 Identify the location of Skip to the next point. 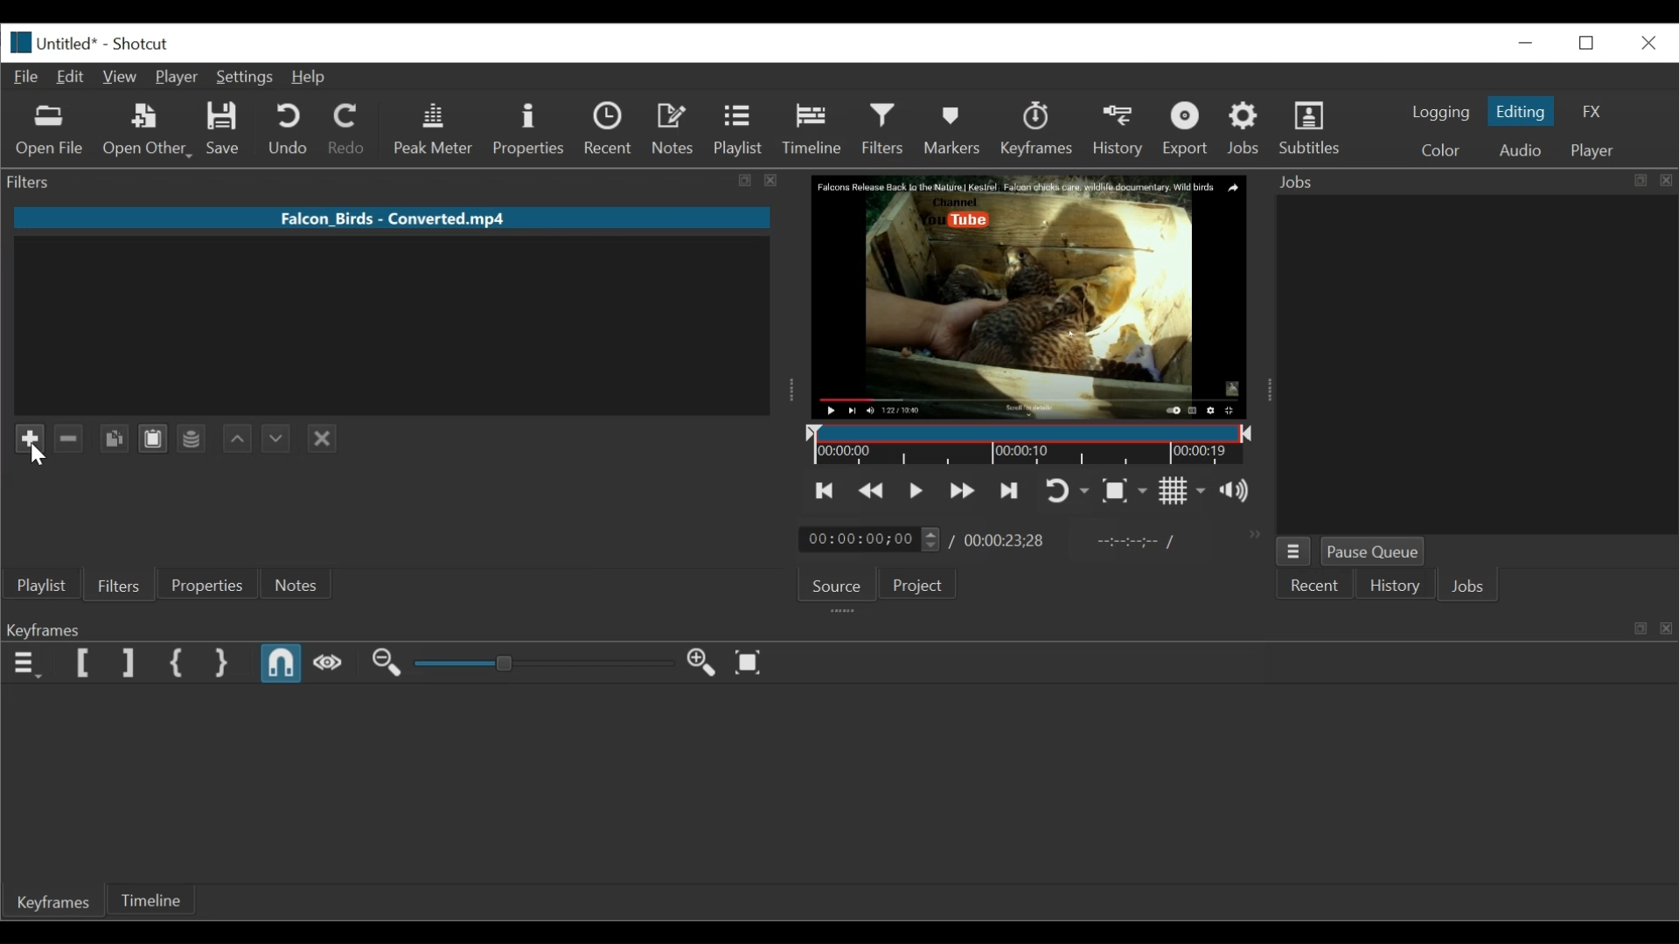
(1006, 492).